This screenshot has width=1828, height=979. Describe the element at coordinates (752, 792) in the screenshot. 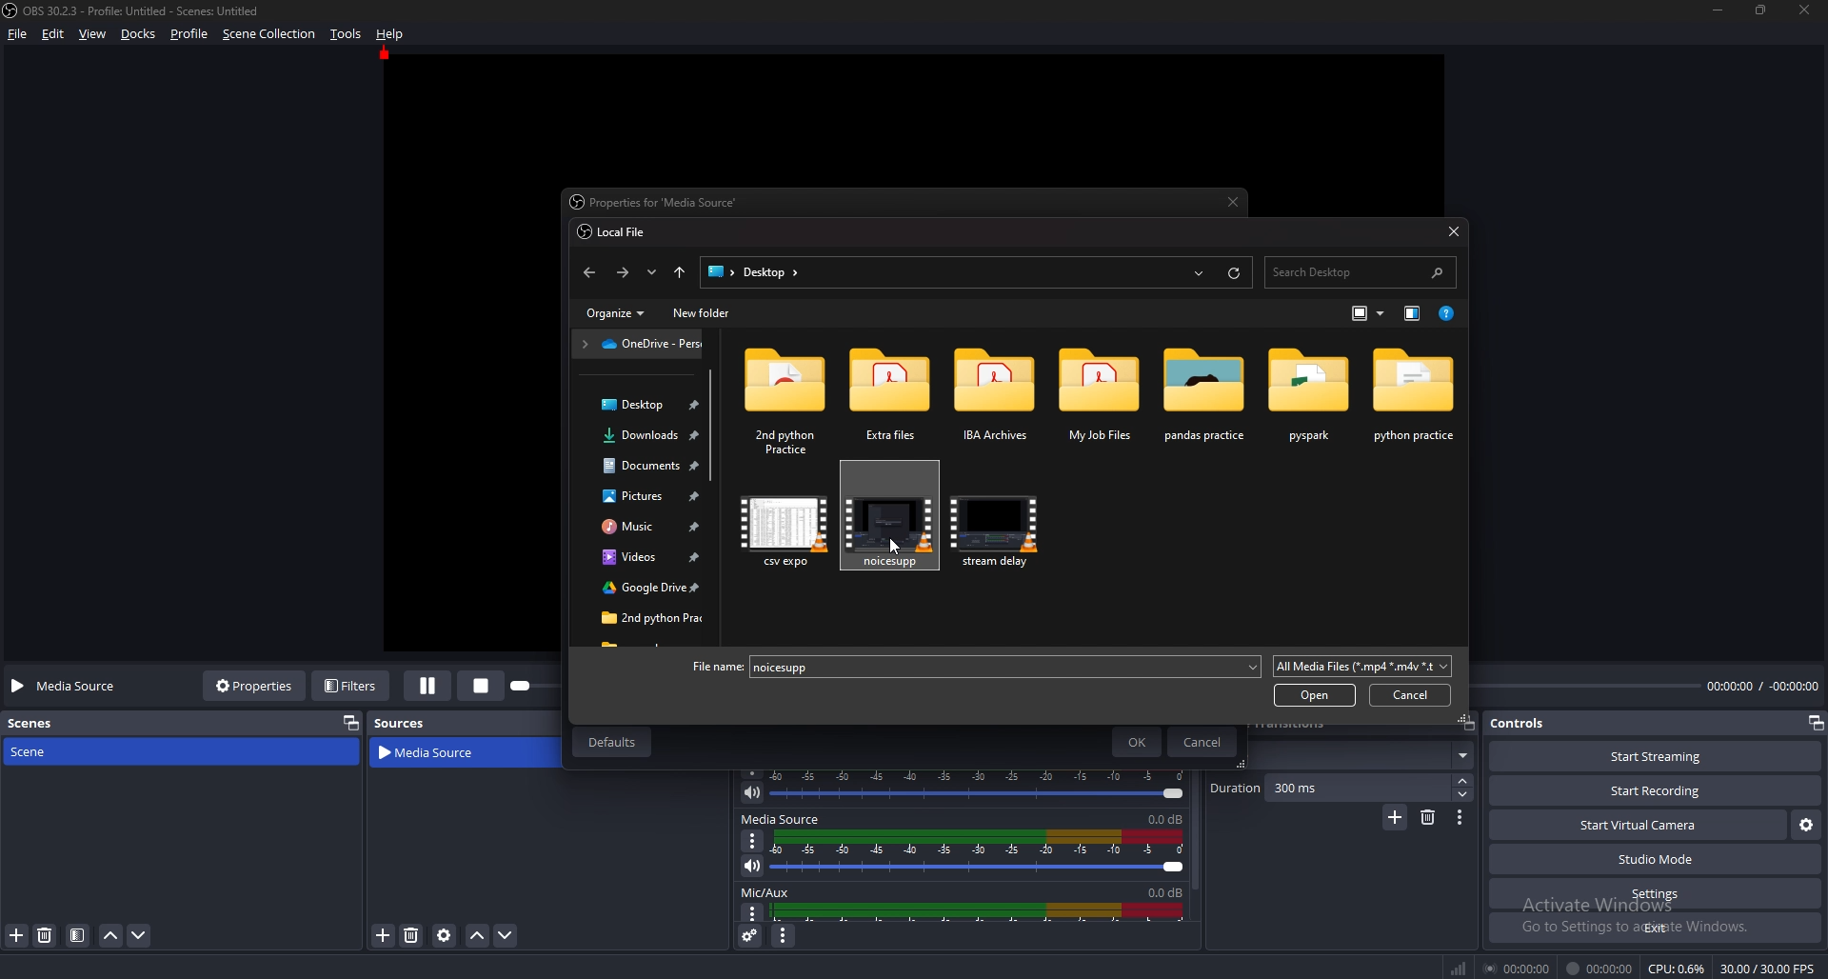

I see `mute` at that location.